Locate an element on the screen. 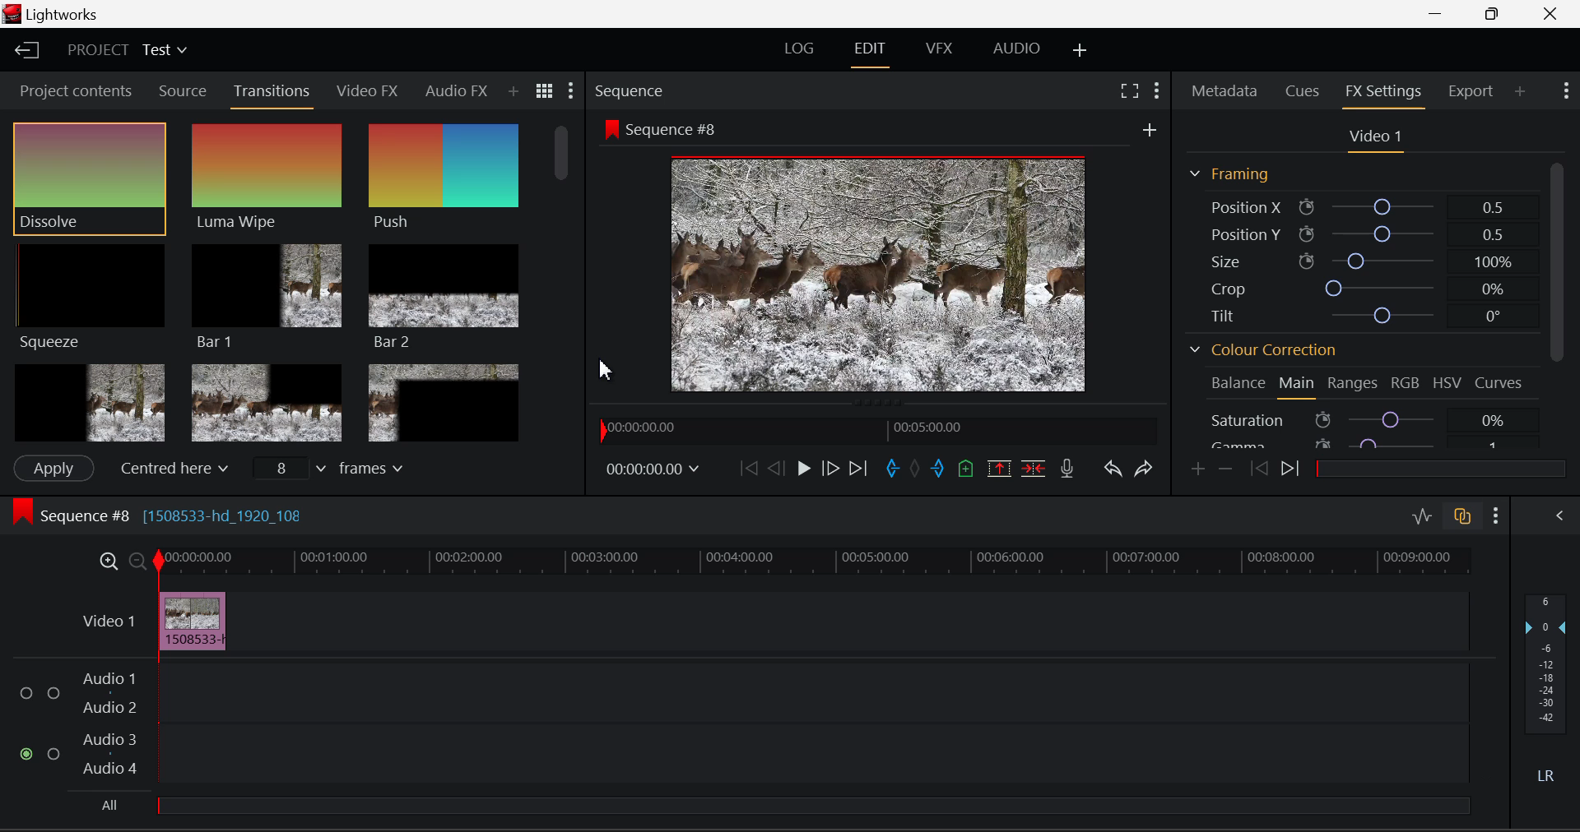 The image size is (1580, 832). All is located at coordinates (113, 801).